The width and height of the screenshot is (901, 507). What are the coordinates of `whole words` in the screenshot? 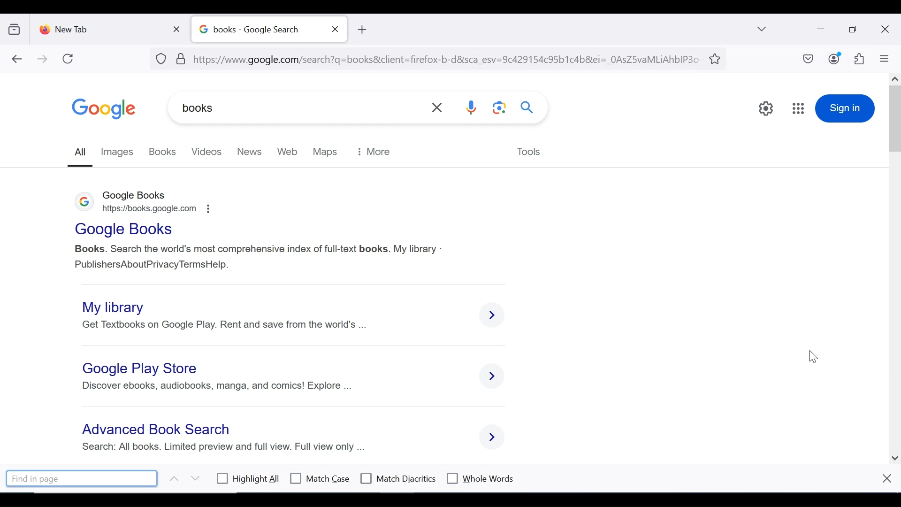 It's located at (480, 477).